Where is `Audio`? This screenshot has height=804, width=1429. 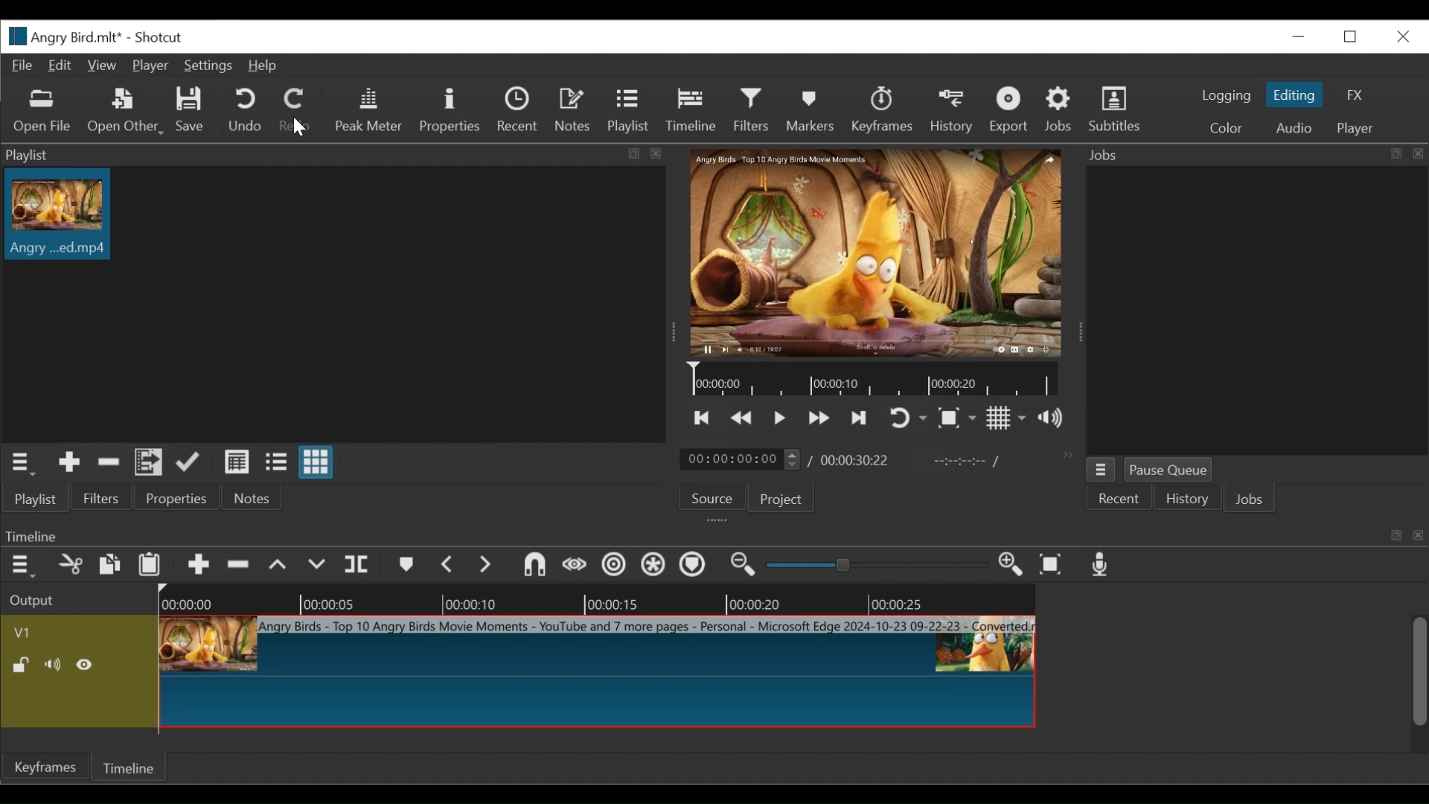 Audio is located at coordinates (1294, 129).